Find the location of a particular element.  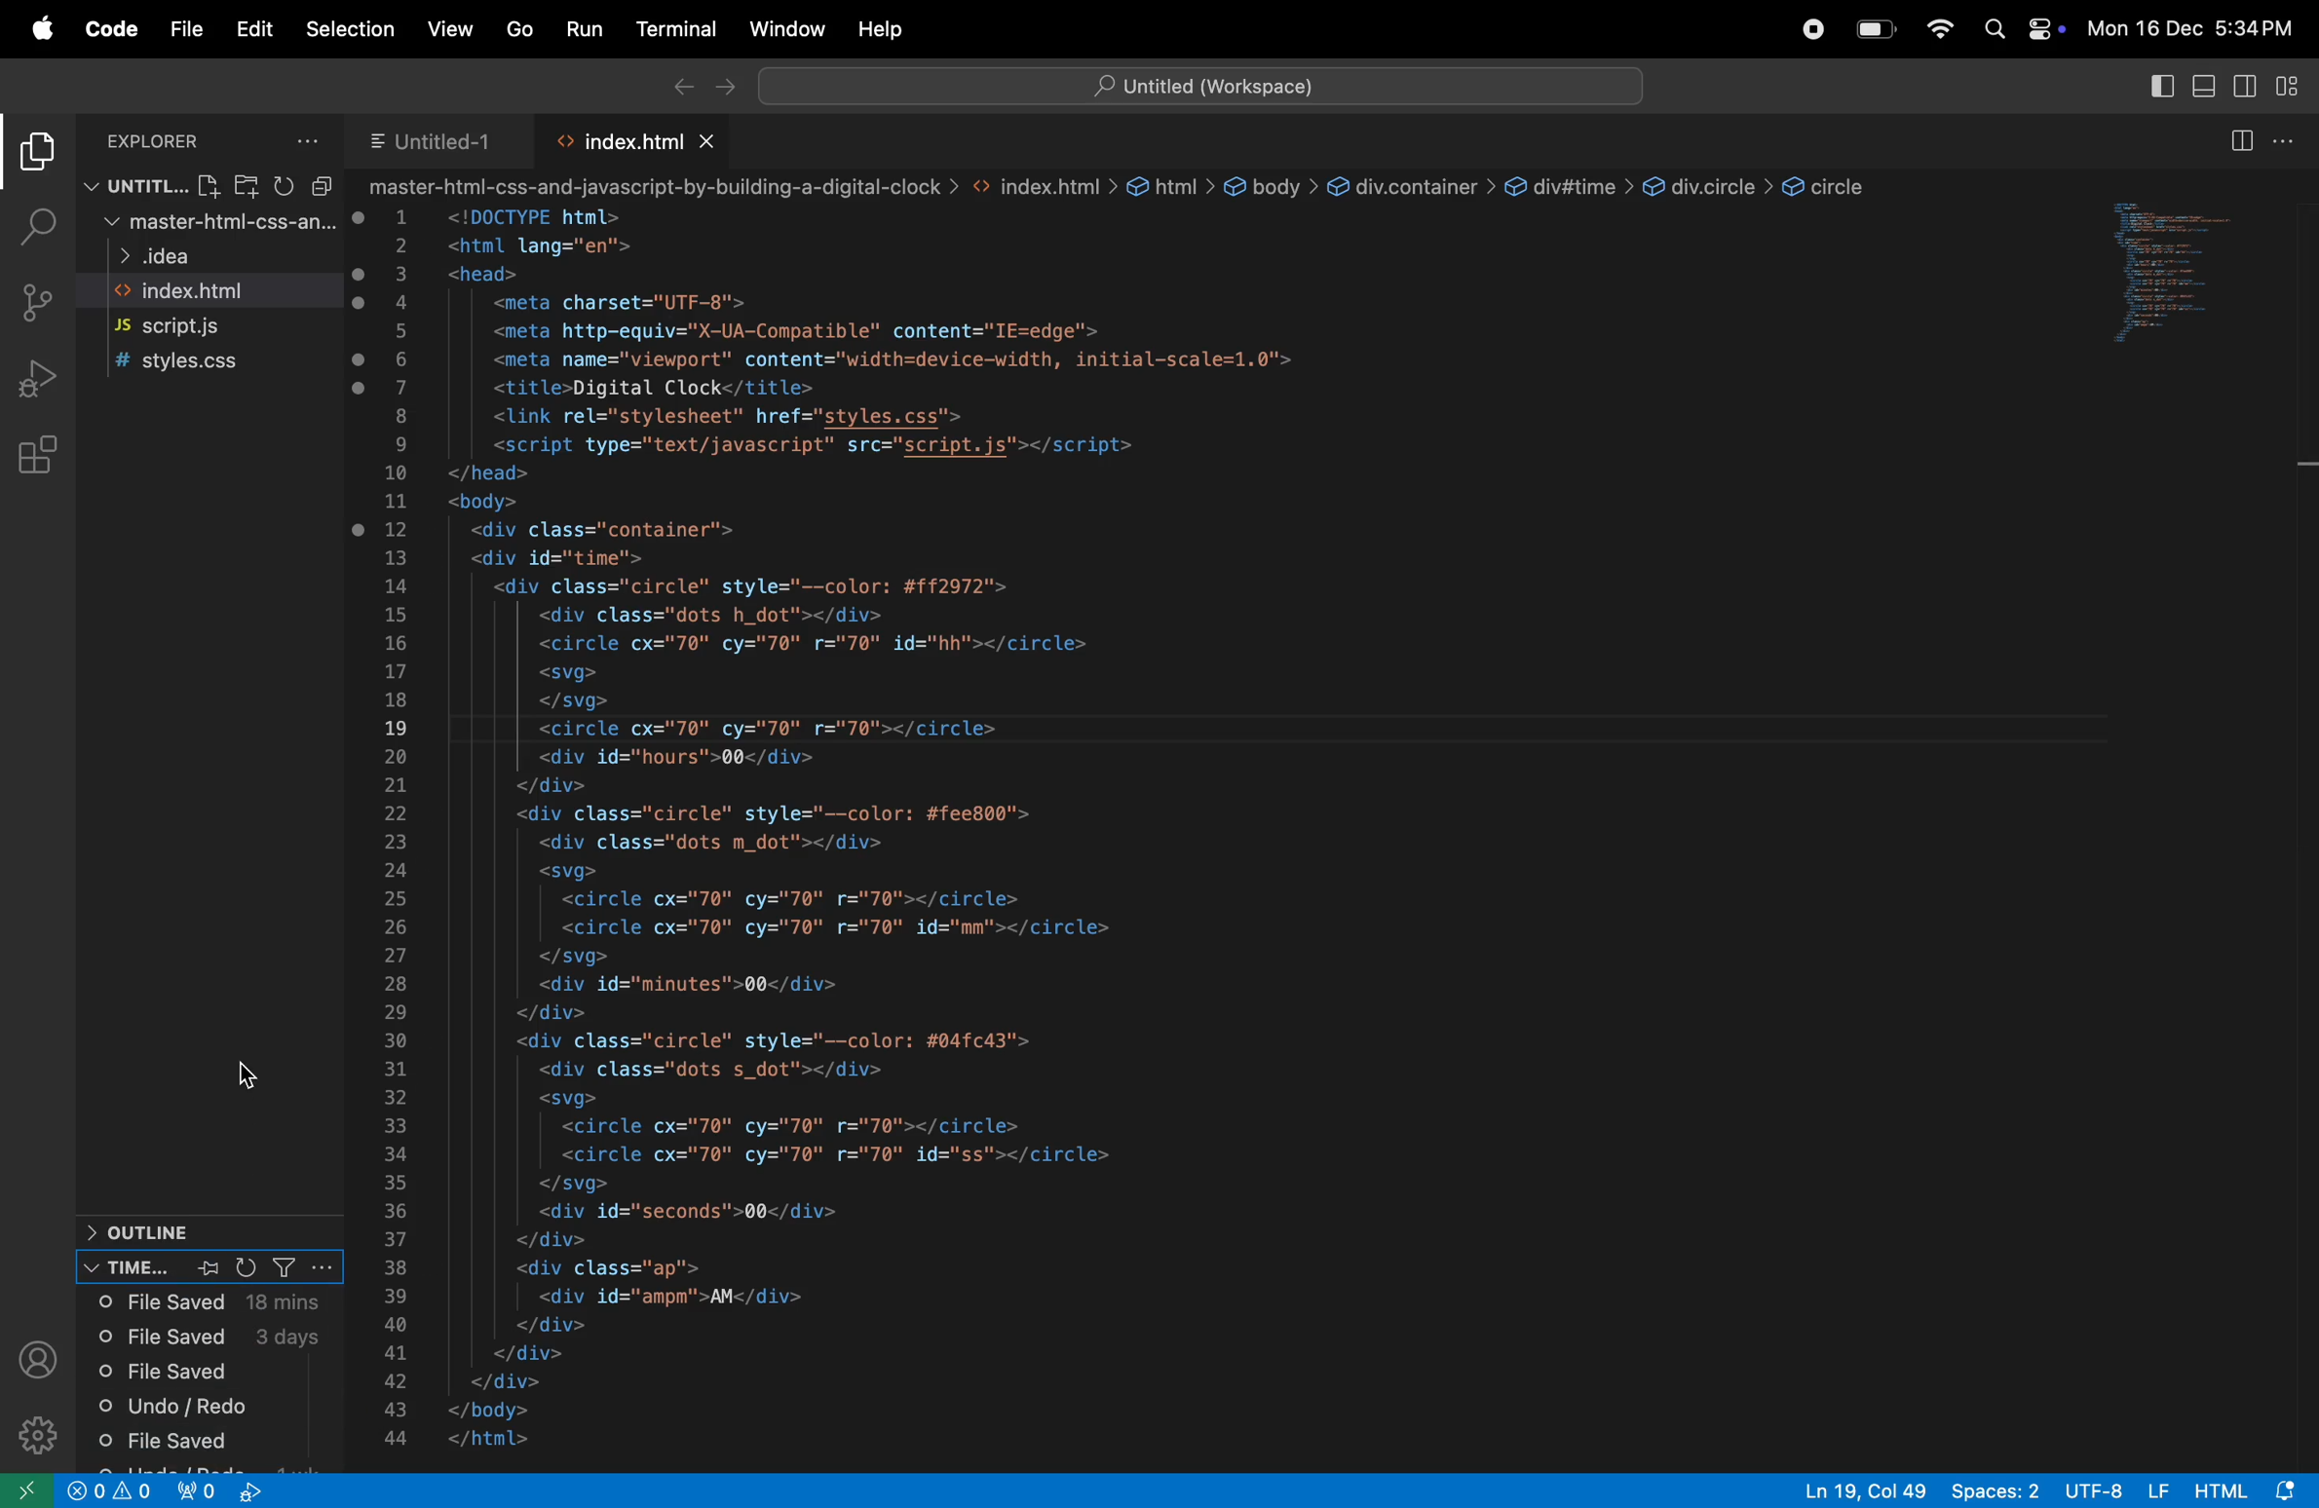

run is located at coordinates (588, 30).